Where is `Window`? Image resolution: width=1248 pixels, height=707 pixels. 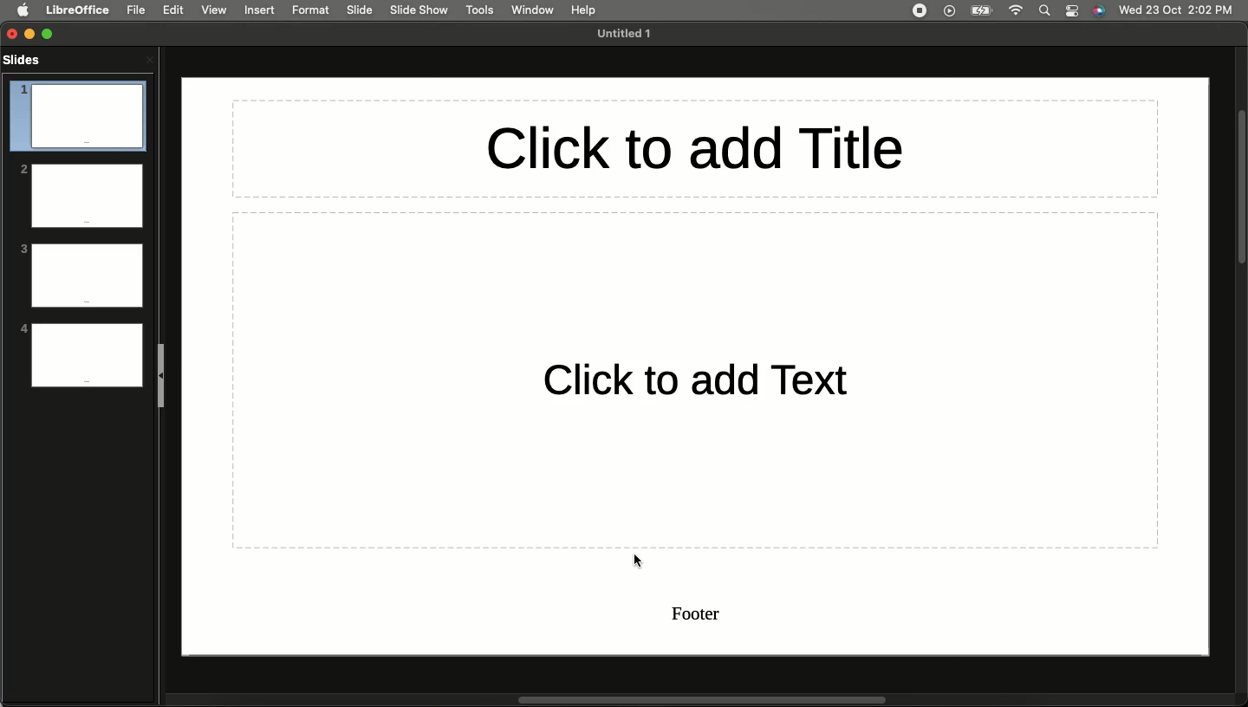 Window is located at coordinates (530, 10).